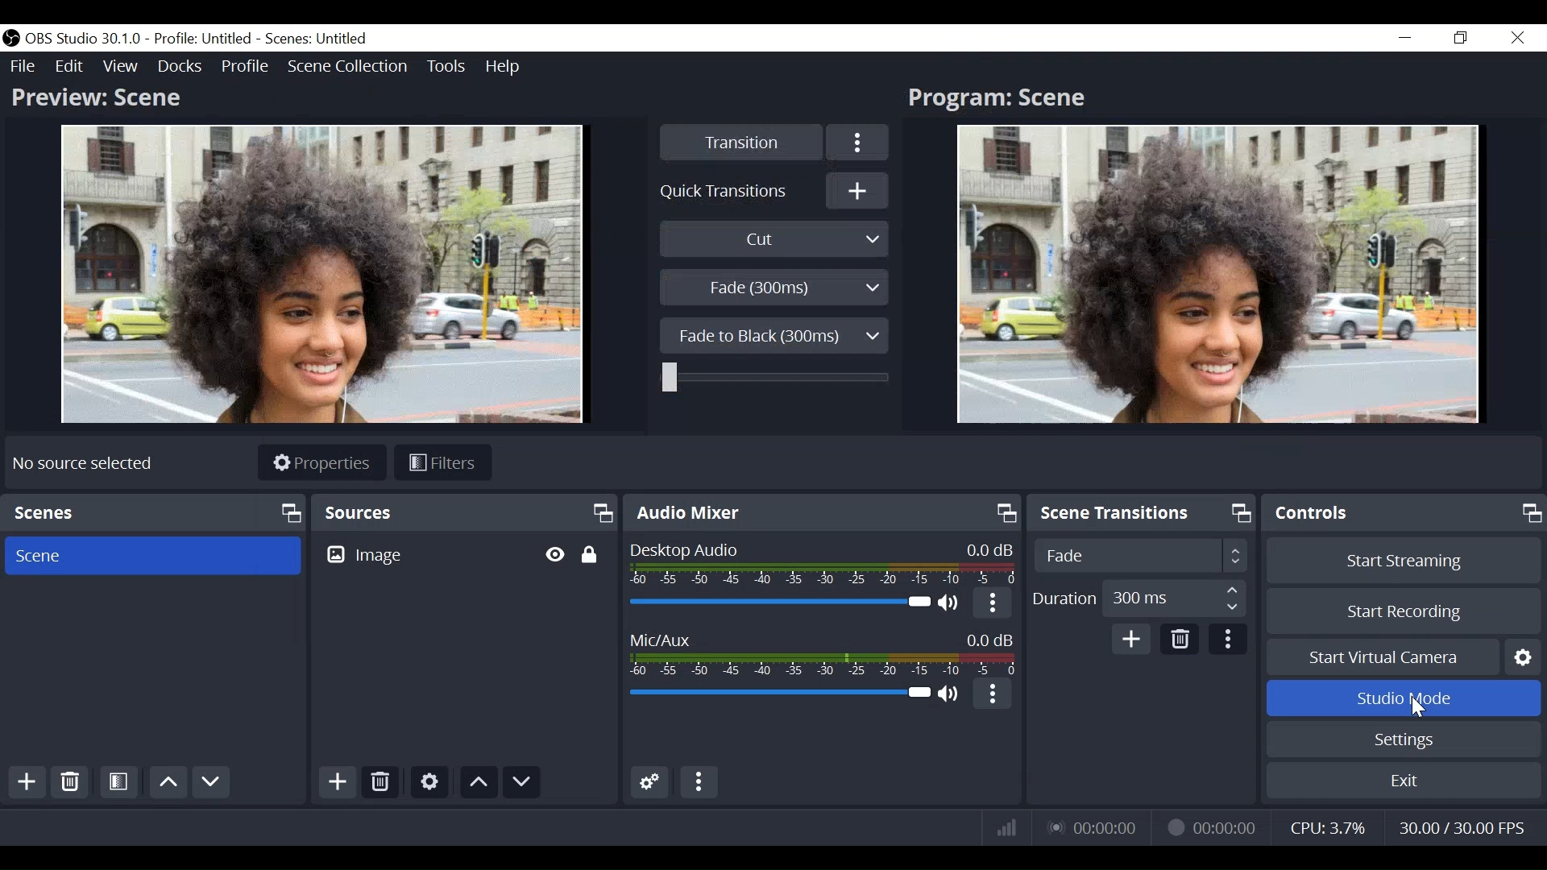  I want to click on Move Scene Down, so click(214, 785).